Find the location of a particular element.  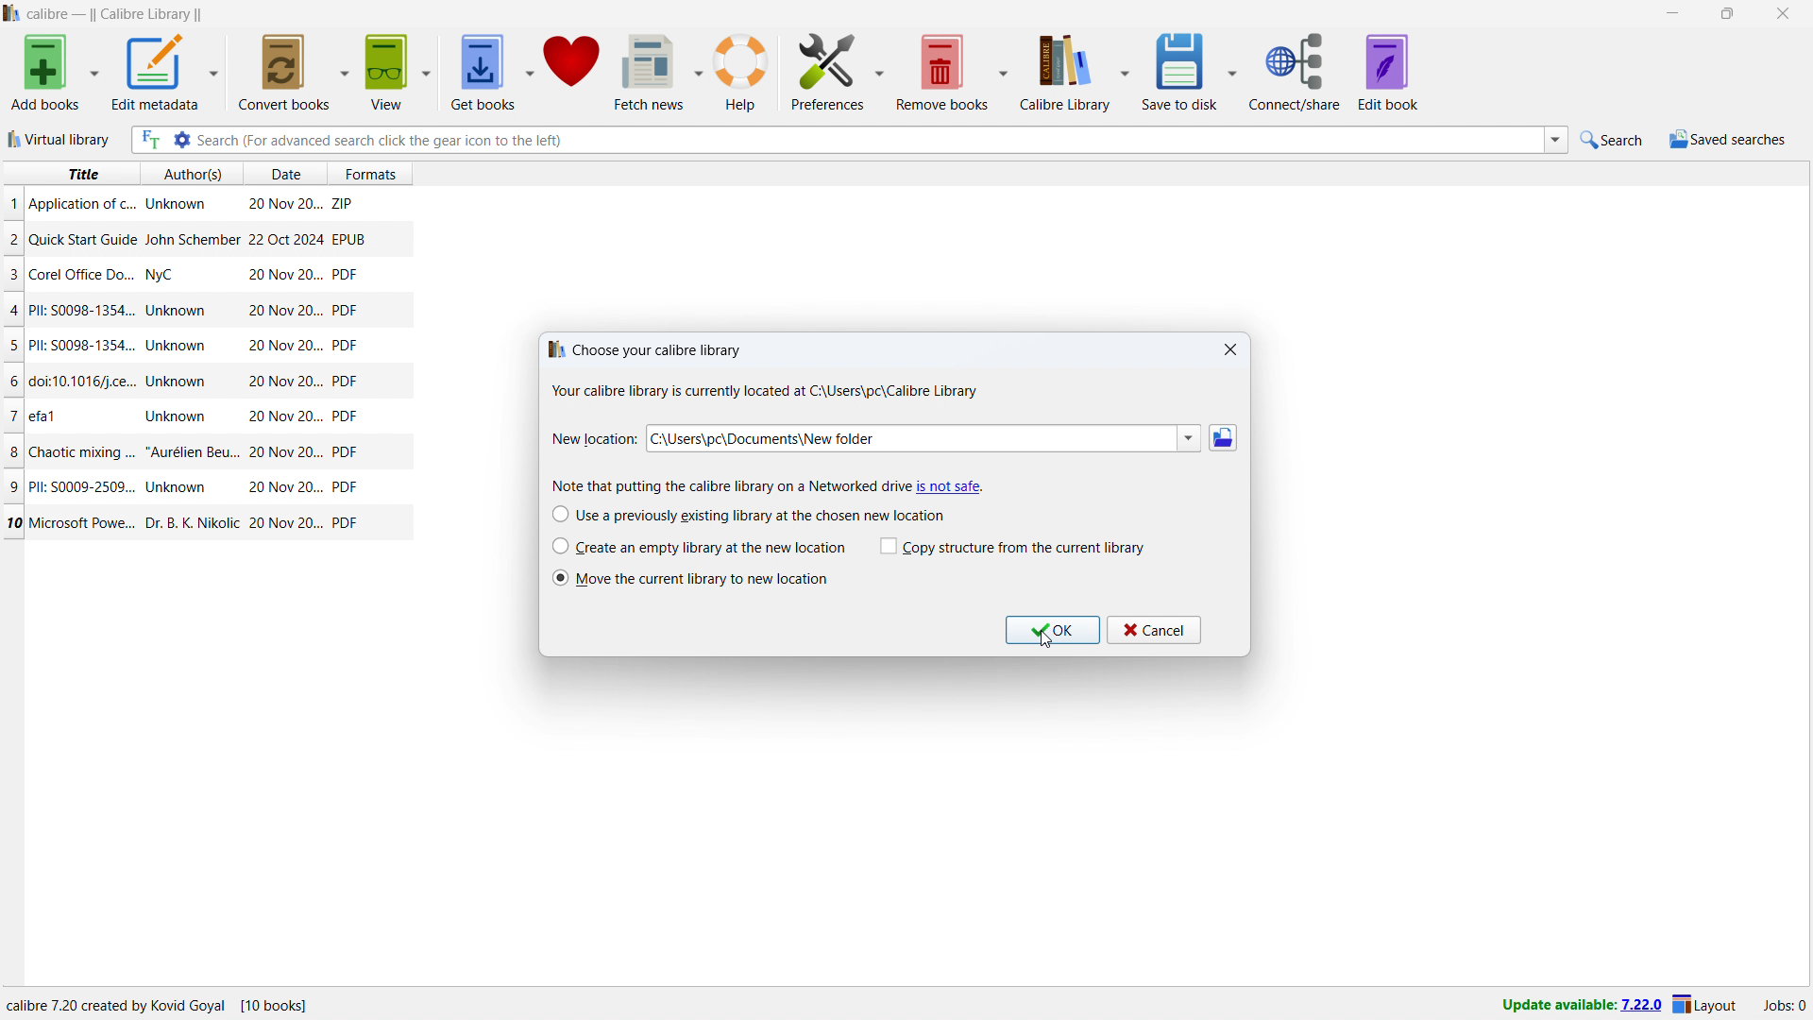

title is located at coordinates (81, 174).